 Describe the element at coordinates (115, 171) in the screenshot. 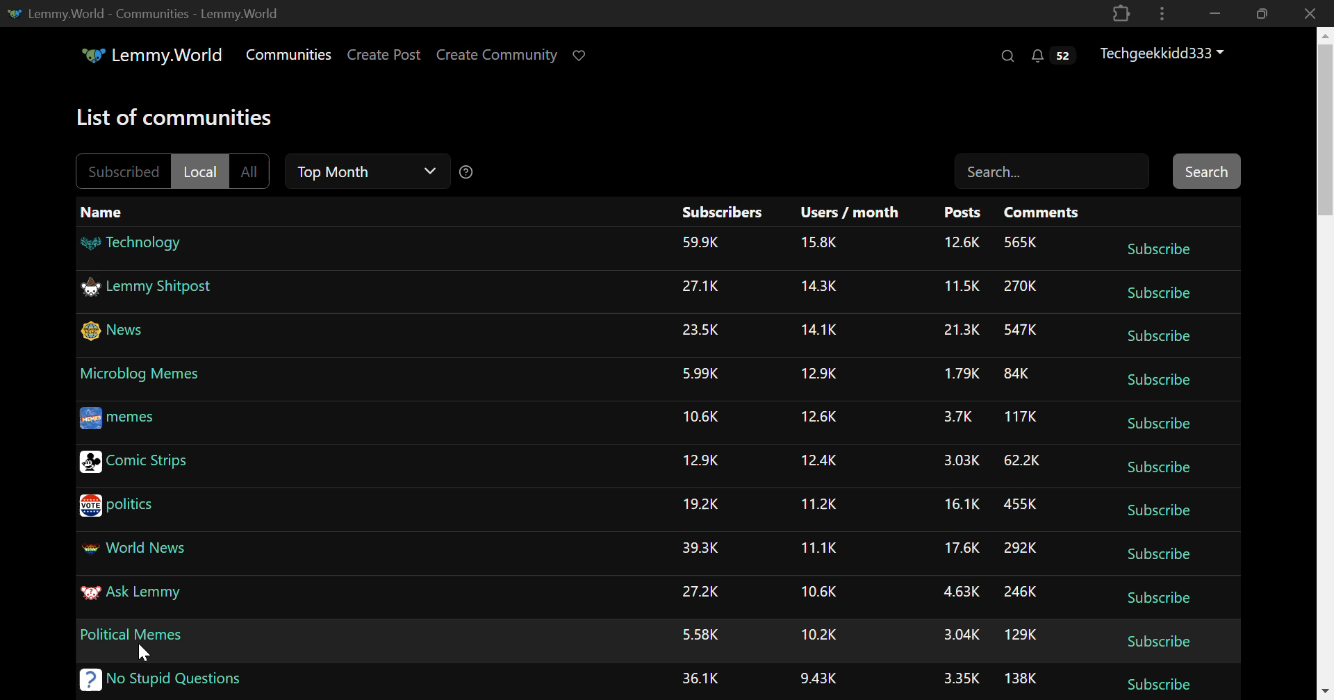

I see `Subscribed Filter Unselected` at that location.